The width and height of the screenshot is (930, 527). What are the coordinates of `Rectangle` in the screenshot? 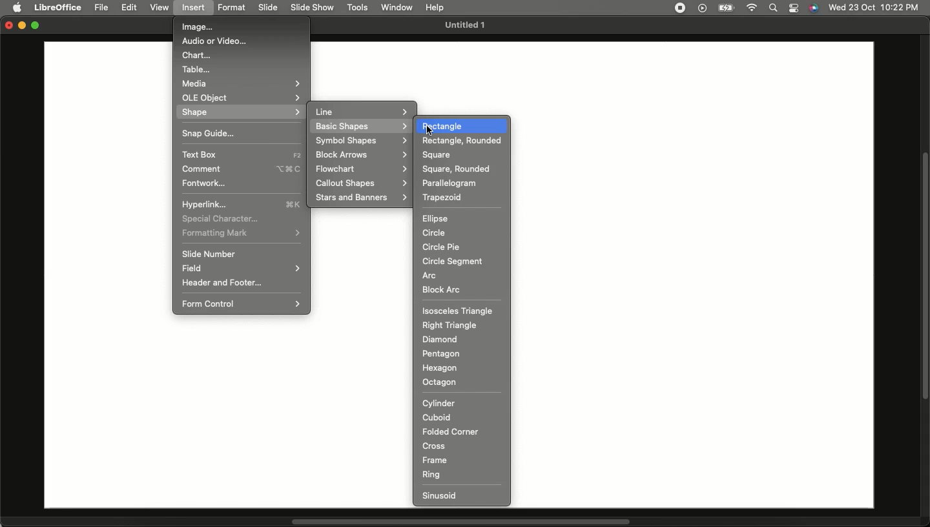 It's located at (464, 125).